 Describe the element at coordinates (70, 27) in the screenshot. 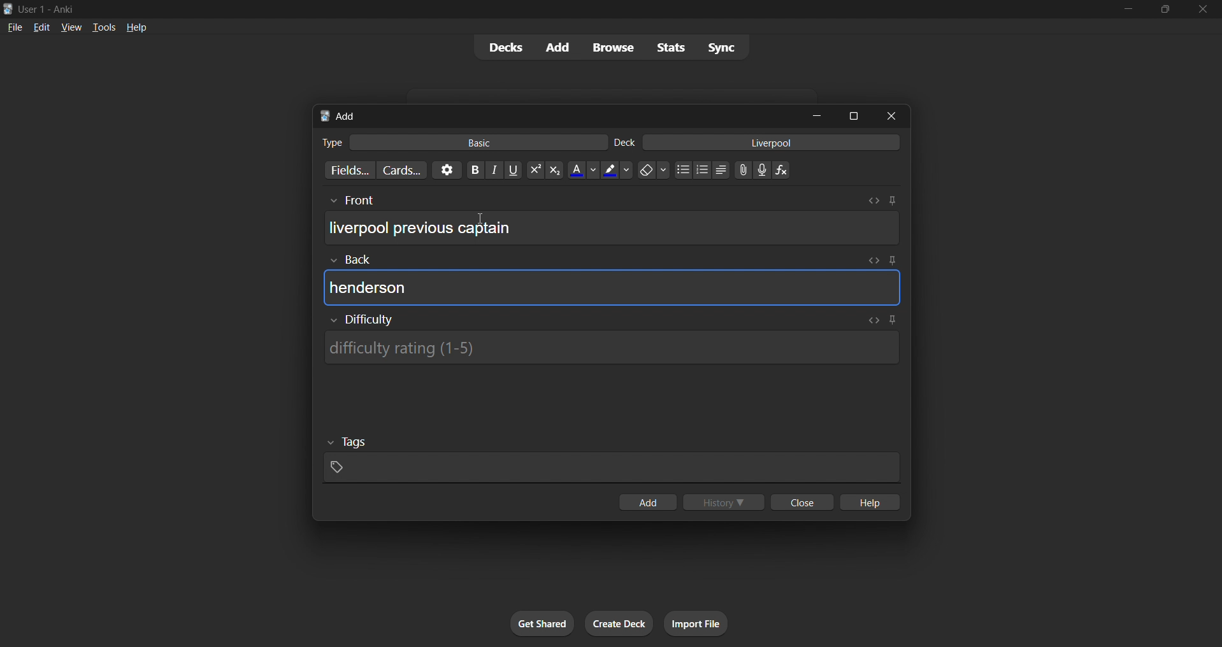

I see `view` at that location.